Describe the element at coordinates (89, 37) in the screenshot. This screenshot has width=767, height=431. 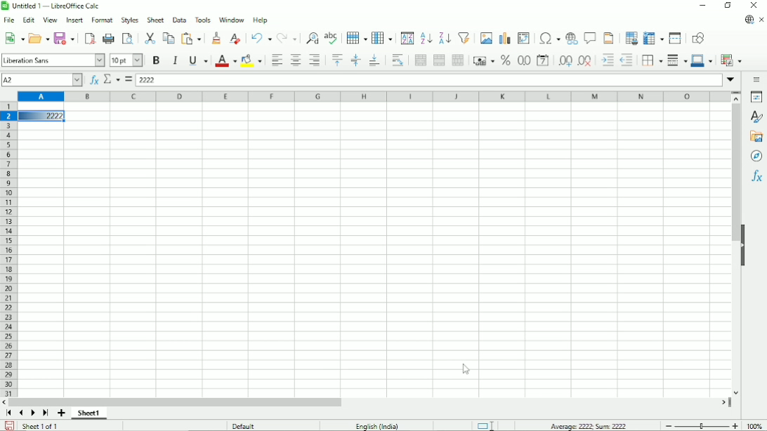
I see `Export directly as PDF` at that location.